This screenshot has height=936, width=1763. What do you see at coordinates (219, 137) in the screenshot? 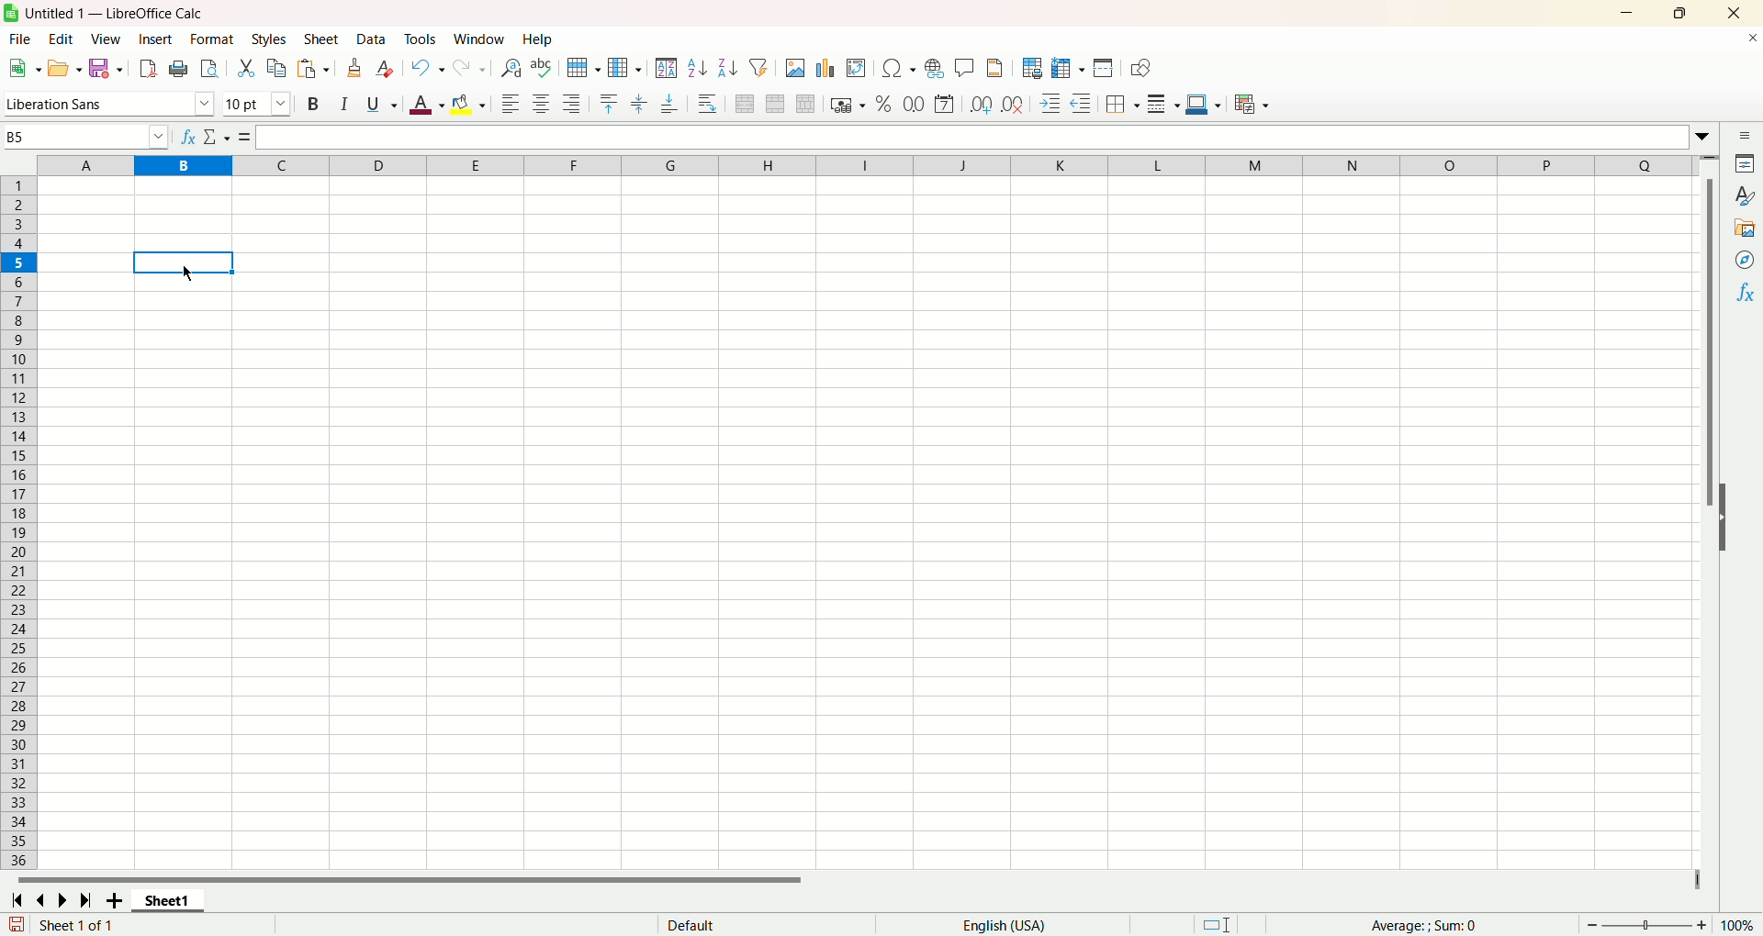
I see `select function` at bounding box center [219, 137].